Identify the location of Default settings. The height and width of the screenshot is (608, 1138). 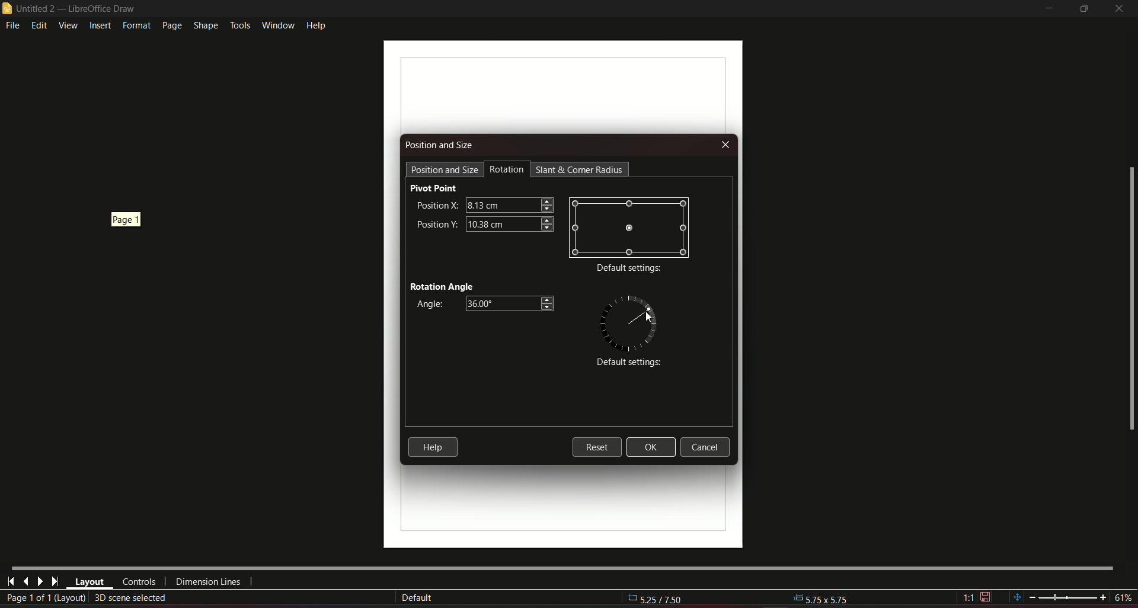
(629, 269).